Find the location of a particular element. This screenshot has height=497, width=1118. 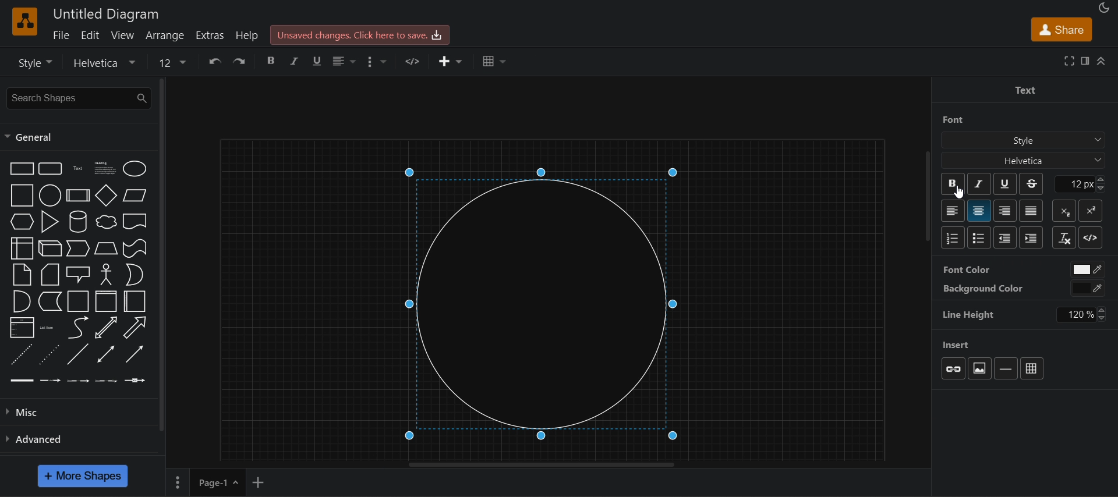

directional connector is located at coordinates (140, 354).